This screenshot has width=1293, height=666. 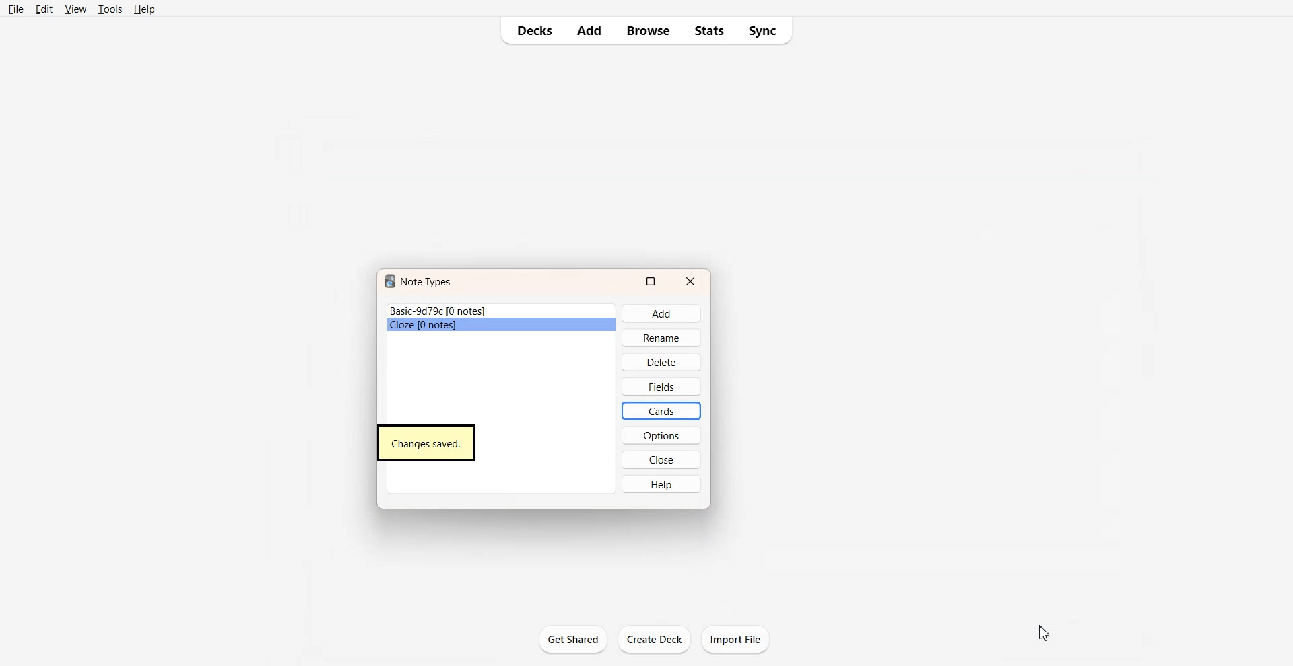 What do you see at coordinates (424, 282) in the screenshot?
I see `note types` at bounding box center [424, 282].